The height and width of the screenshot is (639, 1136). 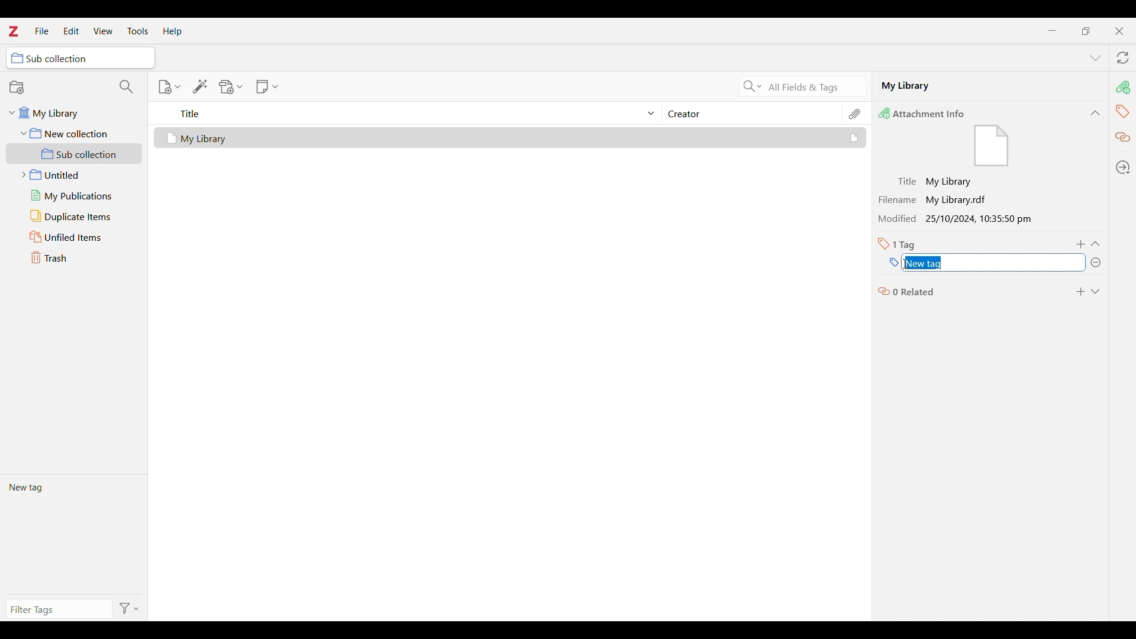 What do you see at coordinates (12, 31) in the screenshot?
I see `Software logo` at bounding box center [12, 31].